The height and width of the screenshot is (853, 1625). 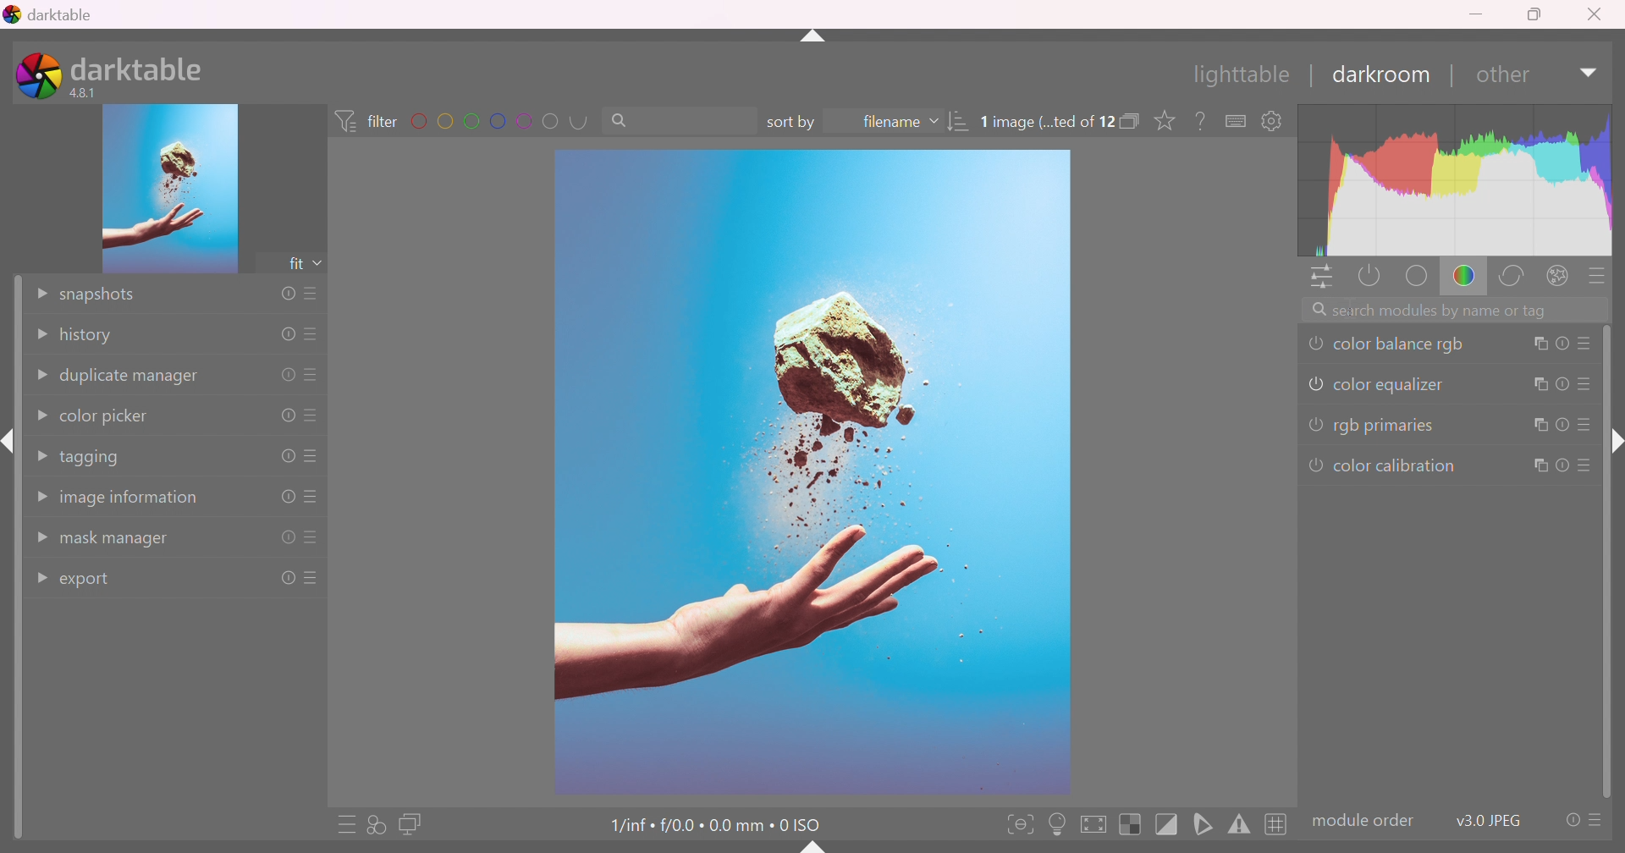 What do you see at coordinates (1562, 426) in the screenshot?
I see `reset` at bounding box center [1562, 426].